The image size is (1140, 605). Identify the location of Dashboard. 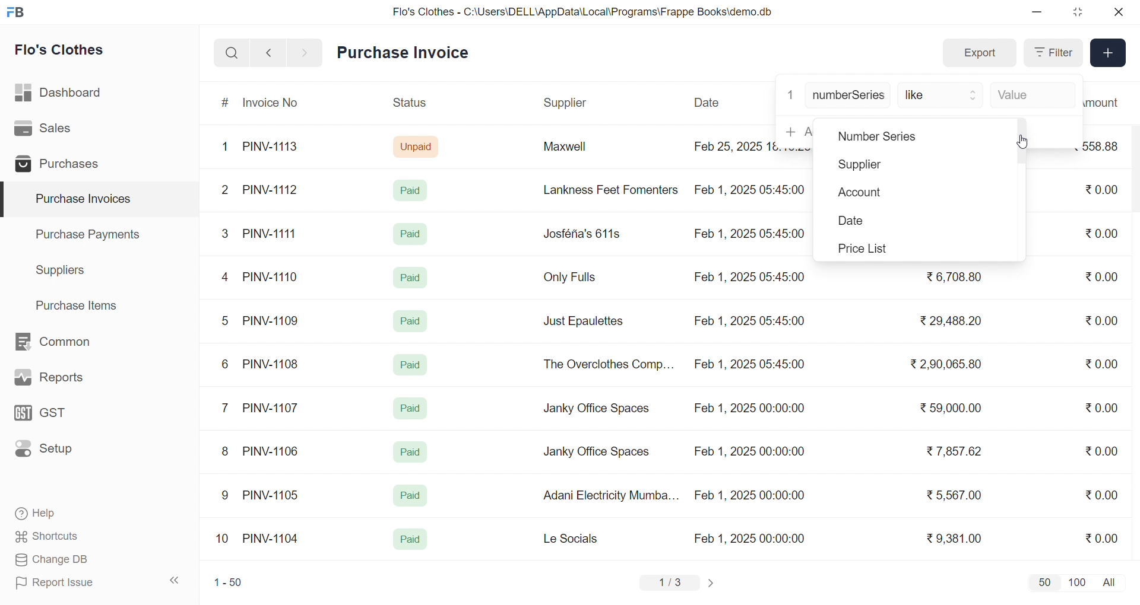
(62, 95).